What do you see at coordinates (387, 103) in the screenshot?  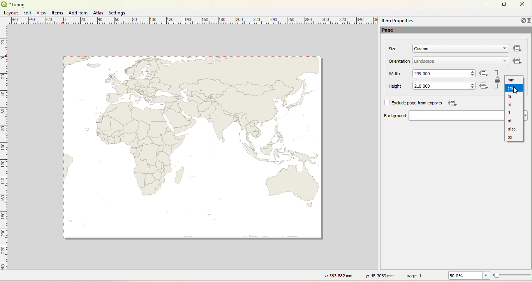 I see `check box` at bounding box center [387, 103].